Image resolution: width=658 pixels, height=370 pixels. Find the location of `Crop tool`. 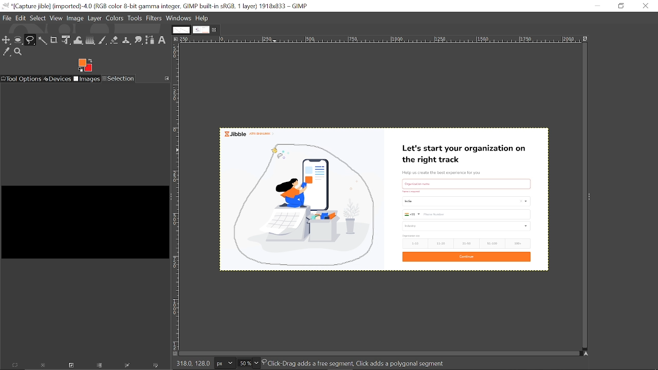

Crop tool is located at coordinates (53, 40).